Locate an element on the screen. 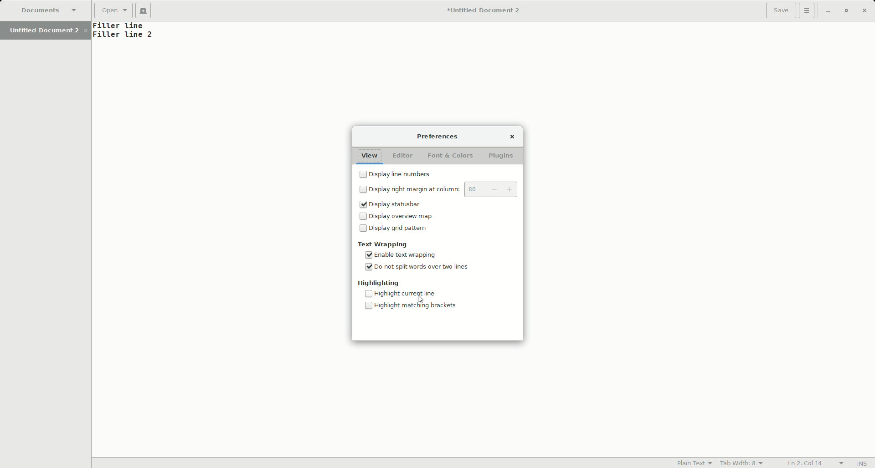  Matching brackets is located at coordinates (415, 307).